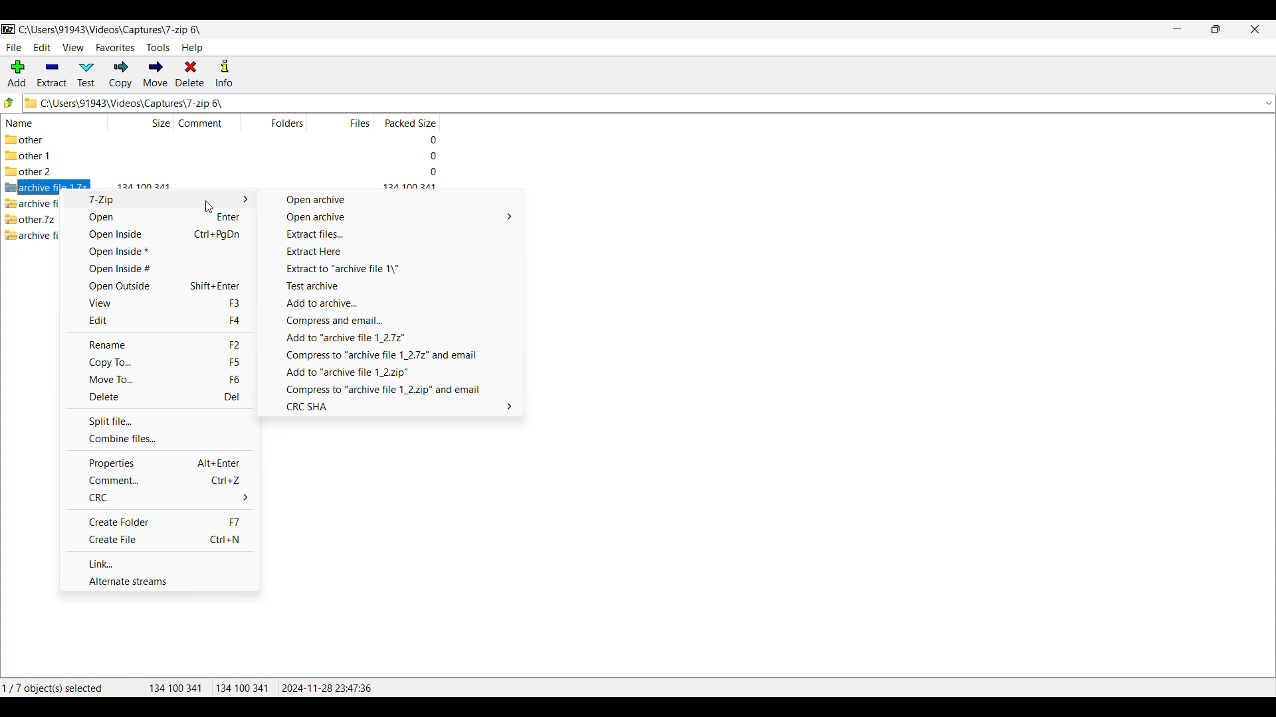 The width and height of the screenshot is (1276, 717). I want to click on Create folder, so click(160, 521).